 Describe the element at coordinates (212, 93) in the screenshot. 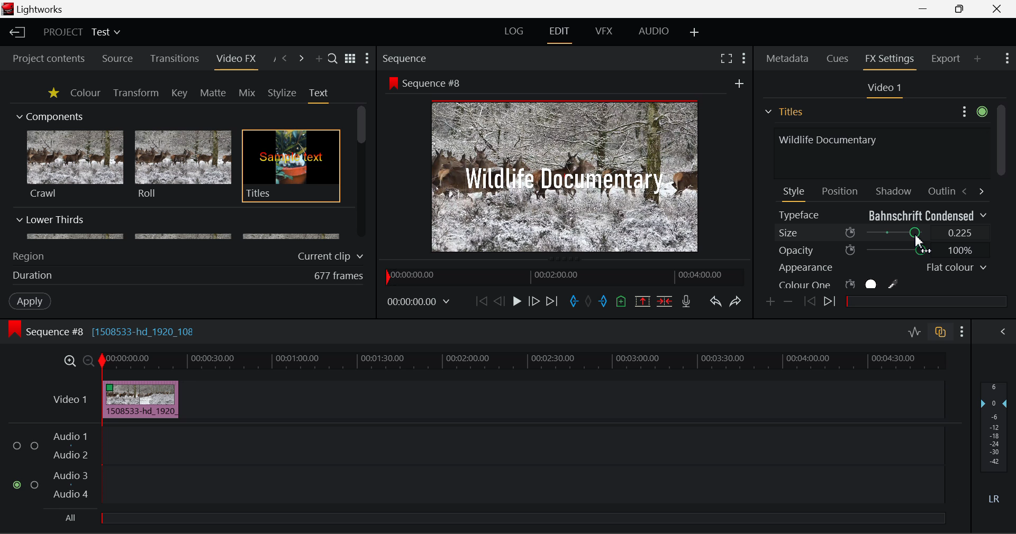

I see `Matte` at that location.